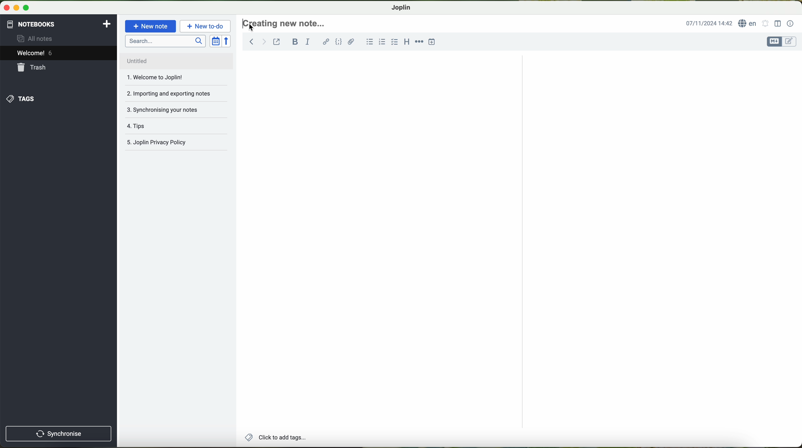 This screenshot has width=802, height=448. I want to click on welcome to joplin, so click(169, 78).